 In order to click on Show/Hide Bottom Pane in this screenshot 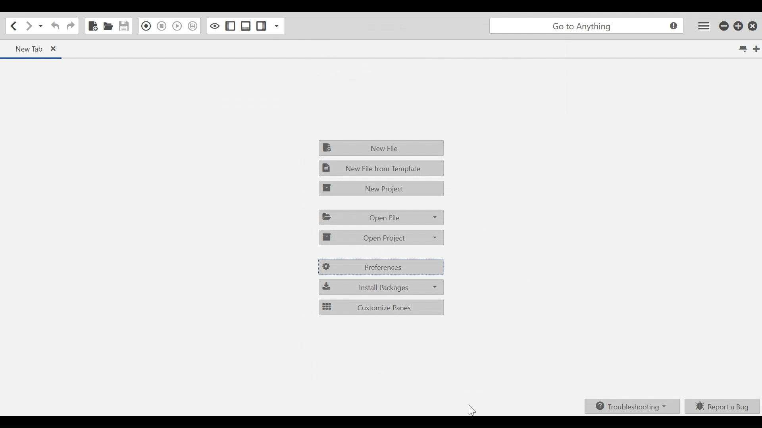, I will do `click(246, 26)`.